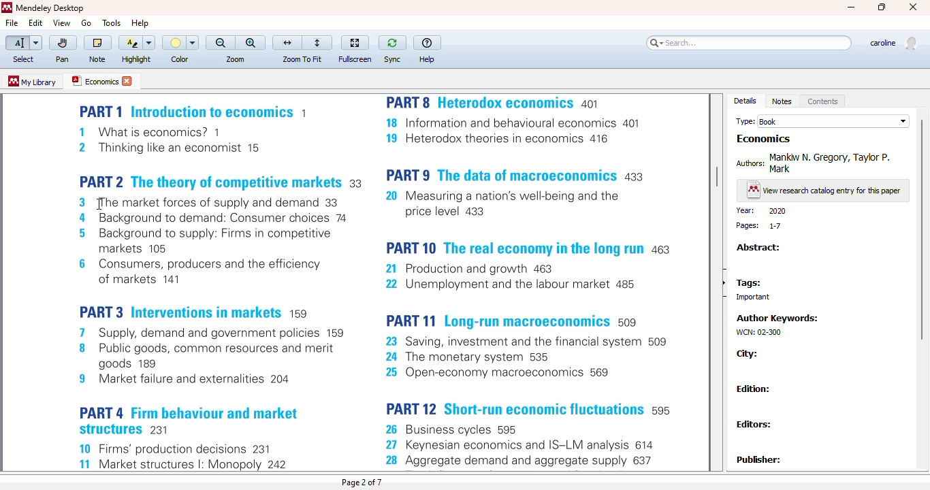 Image resolution: width=930 pixels, height=490 pixels. Describe the element at coordinates (852, 7) in the screenshot. I see `minimize` at that location.